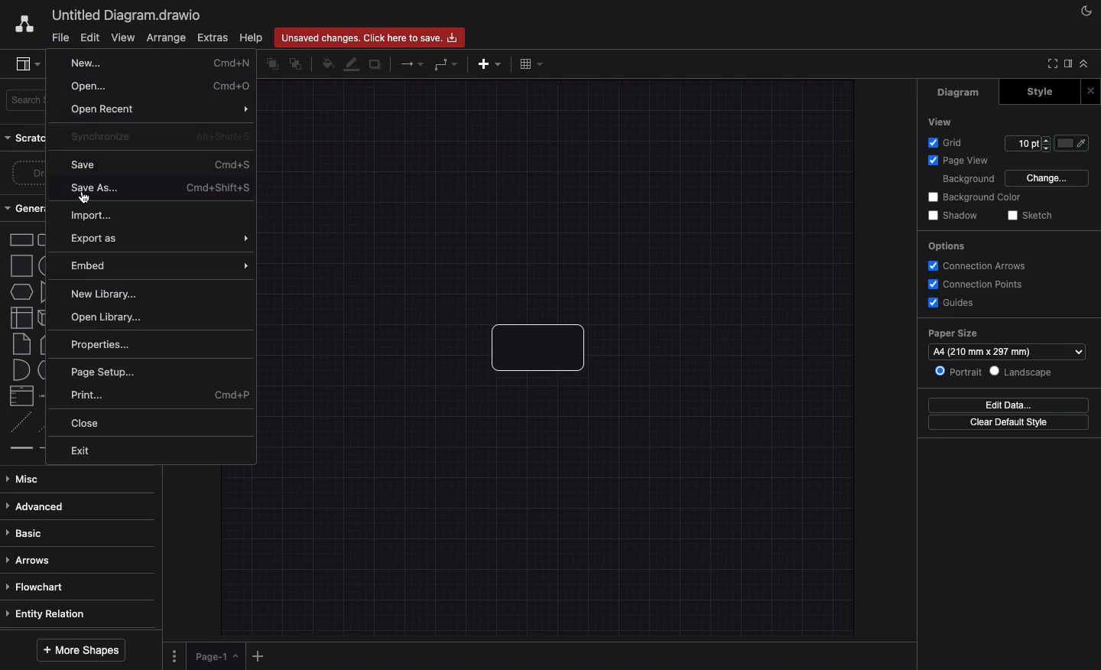 Image resolution: width=1101 pixels, height=670 pixels. What do you see at coordinates (446, 65) in the screenshot?
I see `Waypoints` at bounding box center [446, 65].